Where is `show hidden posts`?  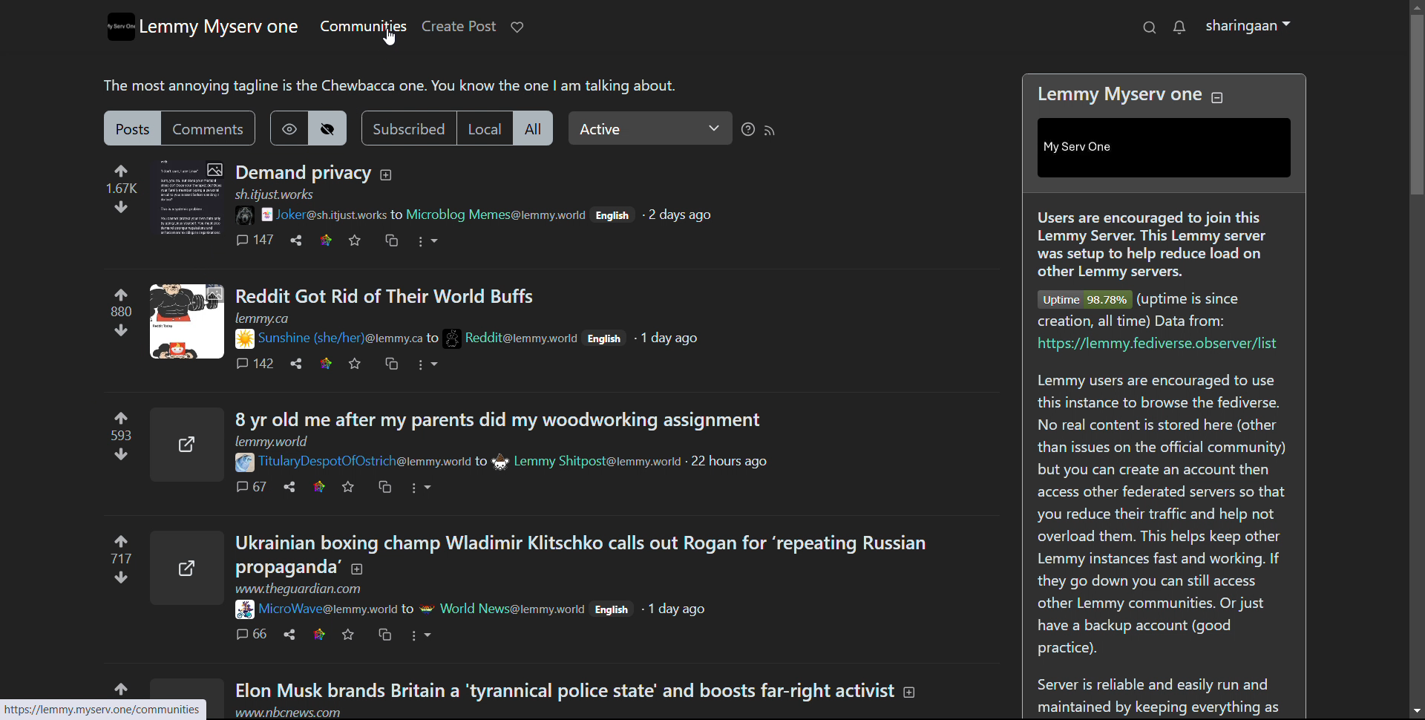
show hidden posts is located at coordinates (288, 128).